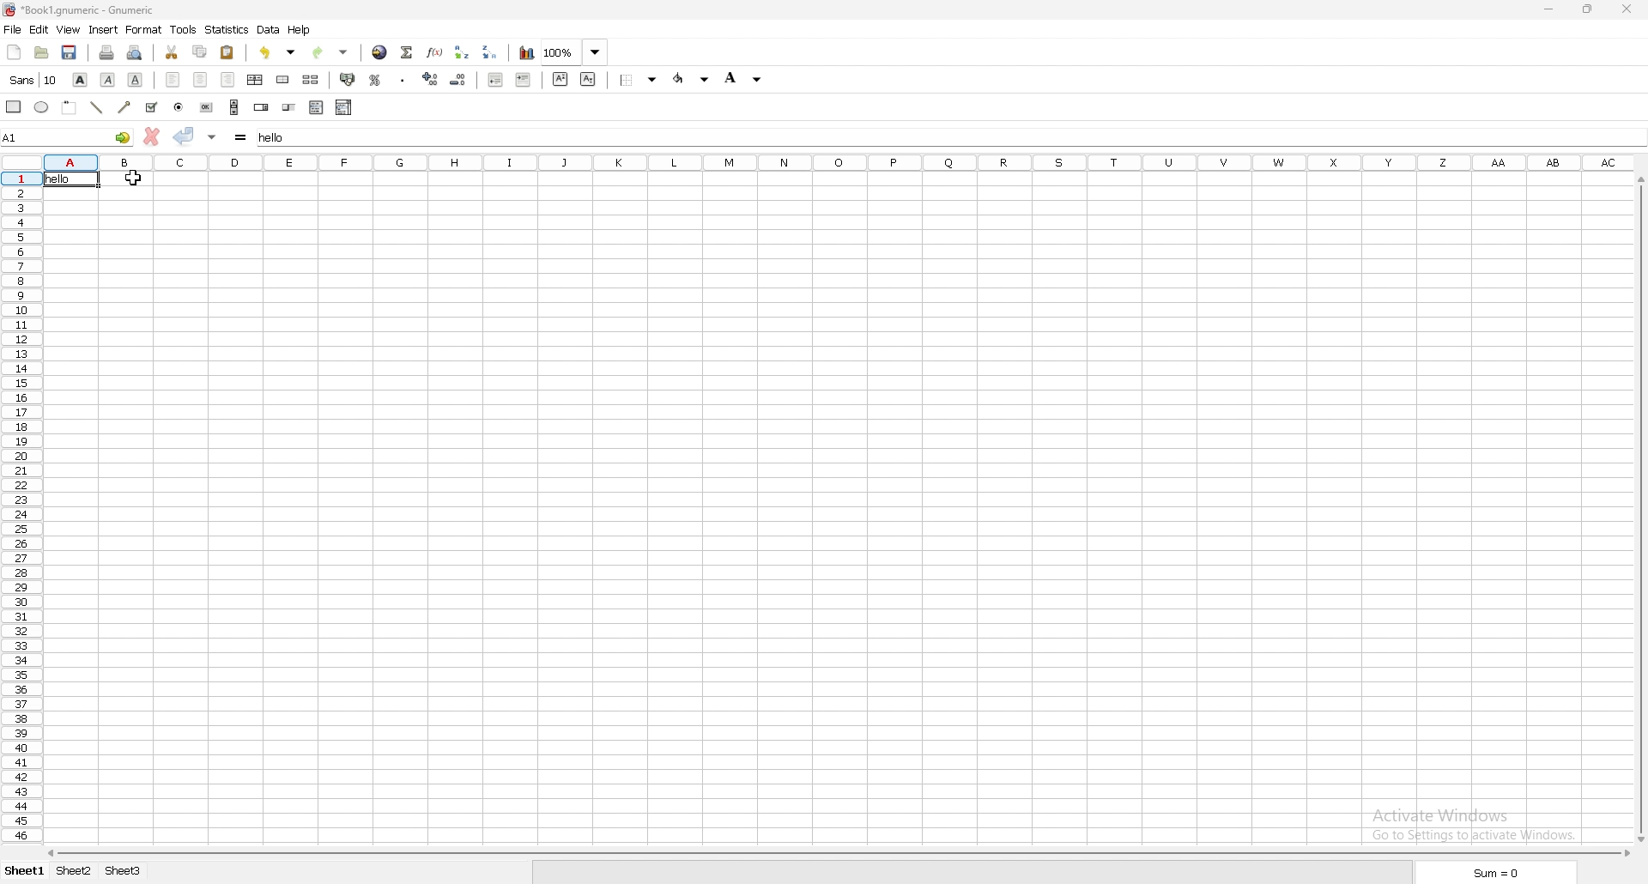 The image size is (1648, 884). I want to click on thousands separator, so click(403, 79).